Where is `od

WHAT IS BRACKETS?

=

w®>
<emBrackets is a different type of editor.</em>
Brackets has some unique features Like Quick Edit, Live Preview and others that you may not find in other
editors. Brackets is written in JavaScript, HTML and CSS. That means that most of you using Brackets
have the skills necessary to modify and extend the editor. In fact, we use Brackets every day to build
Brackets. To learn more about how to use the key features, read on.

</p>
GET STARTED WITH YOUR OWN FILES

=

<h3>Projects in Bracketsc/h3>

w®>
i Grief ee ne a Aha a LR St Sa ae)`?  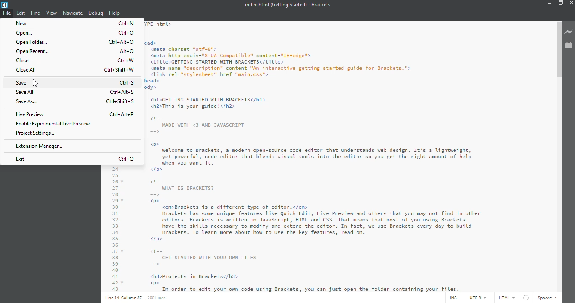
od

WHAT IS BRACKETS?

=

w®>
<emBrackets is a different type of editor.</em>
Brackets has some unique features Like Quick Edit, Live Preview and others that you may not find in other
editors. Brackets is written in JavaScript, HTML and CSS. That means that most of you using Brackets
have the skills necessary to modify and extend the editor. In fact, we use Brackets every day to build
Brackets. To learn more about how to use the key features, read on.

</p>
GET STARTED WITH YOUR OWN FILES

=

<h3>Projects in Bracketsc/h3>

w®>
i Grief ee ne a Aha a LR St Sa ae) is located at coordinates (315, 230).